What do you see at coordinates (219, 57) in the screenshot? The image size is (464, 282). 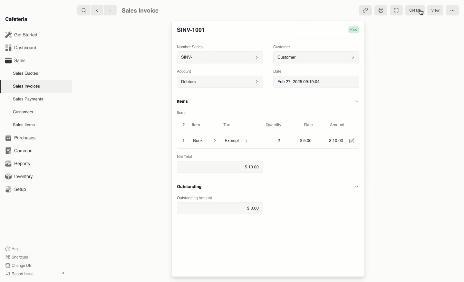 I see `SINV-` at bounding box center [219, 57].